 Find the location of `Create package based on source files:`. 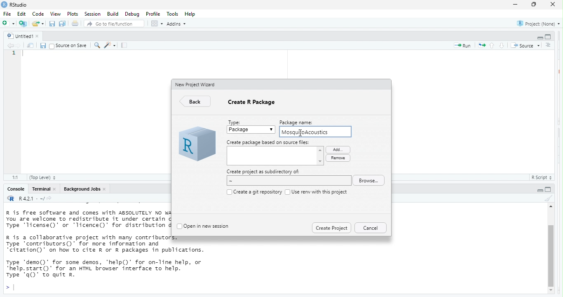

Create package based on source files: is located at coordinates (269, 142).